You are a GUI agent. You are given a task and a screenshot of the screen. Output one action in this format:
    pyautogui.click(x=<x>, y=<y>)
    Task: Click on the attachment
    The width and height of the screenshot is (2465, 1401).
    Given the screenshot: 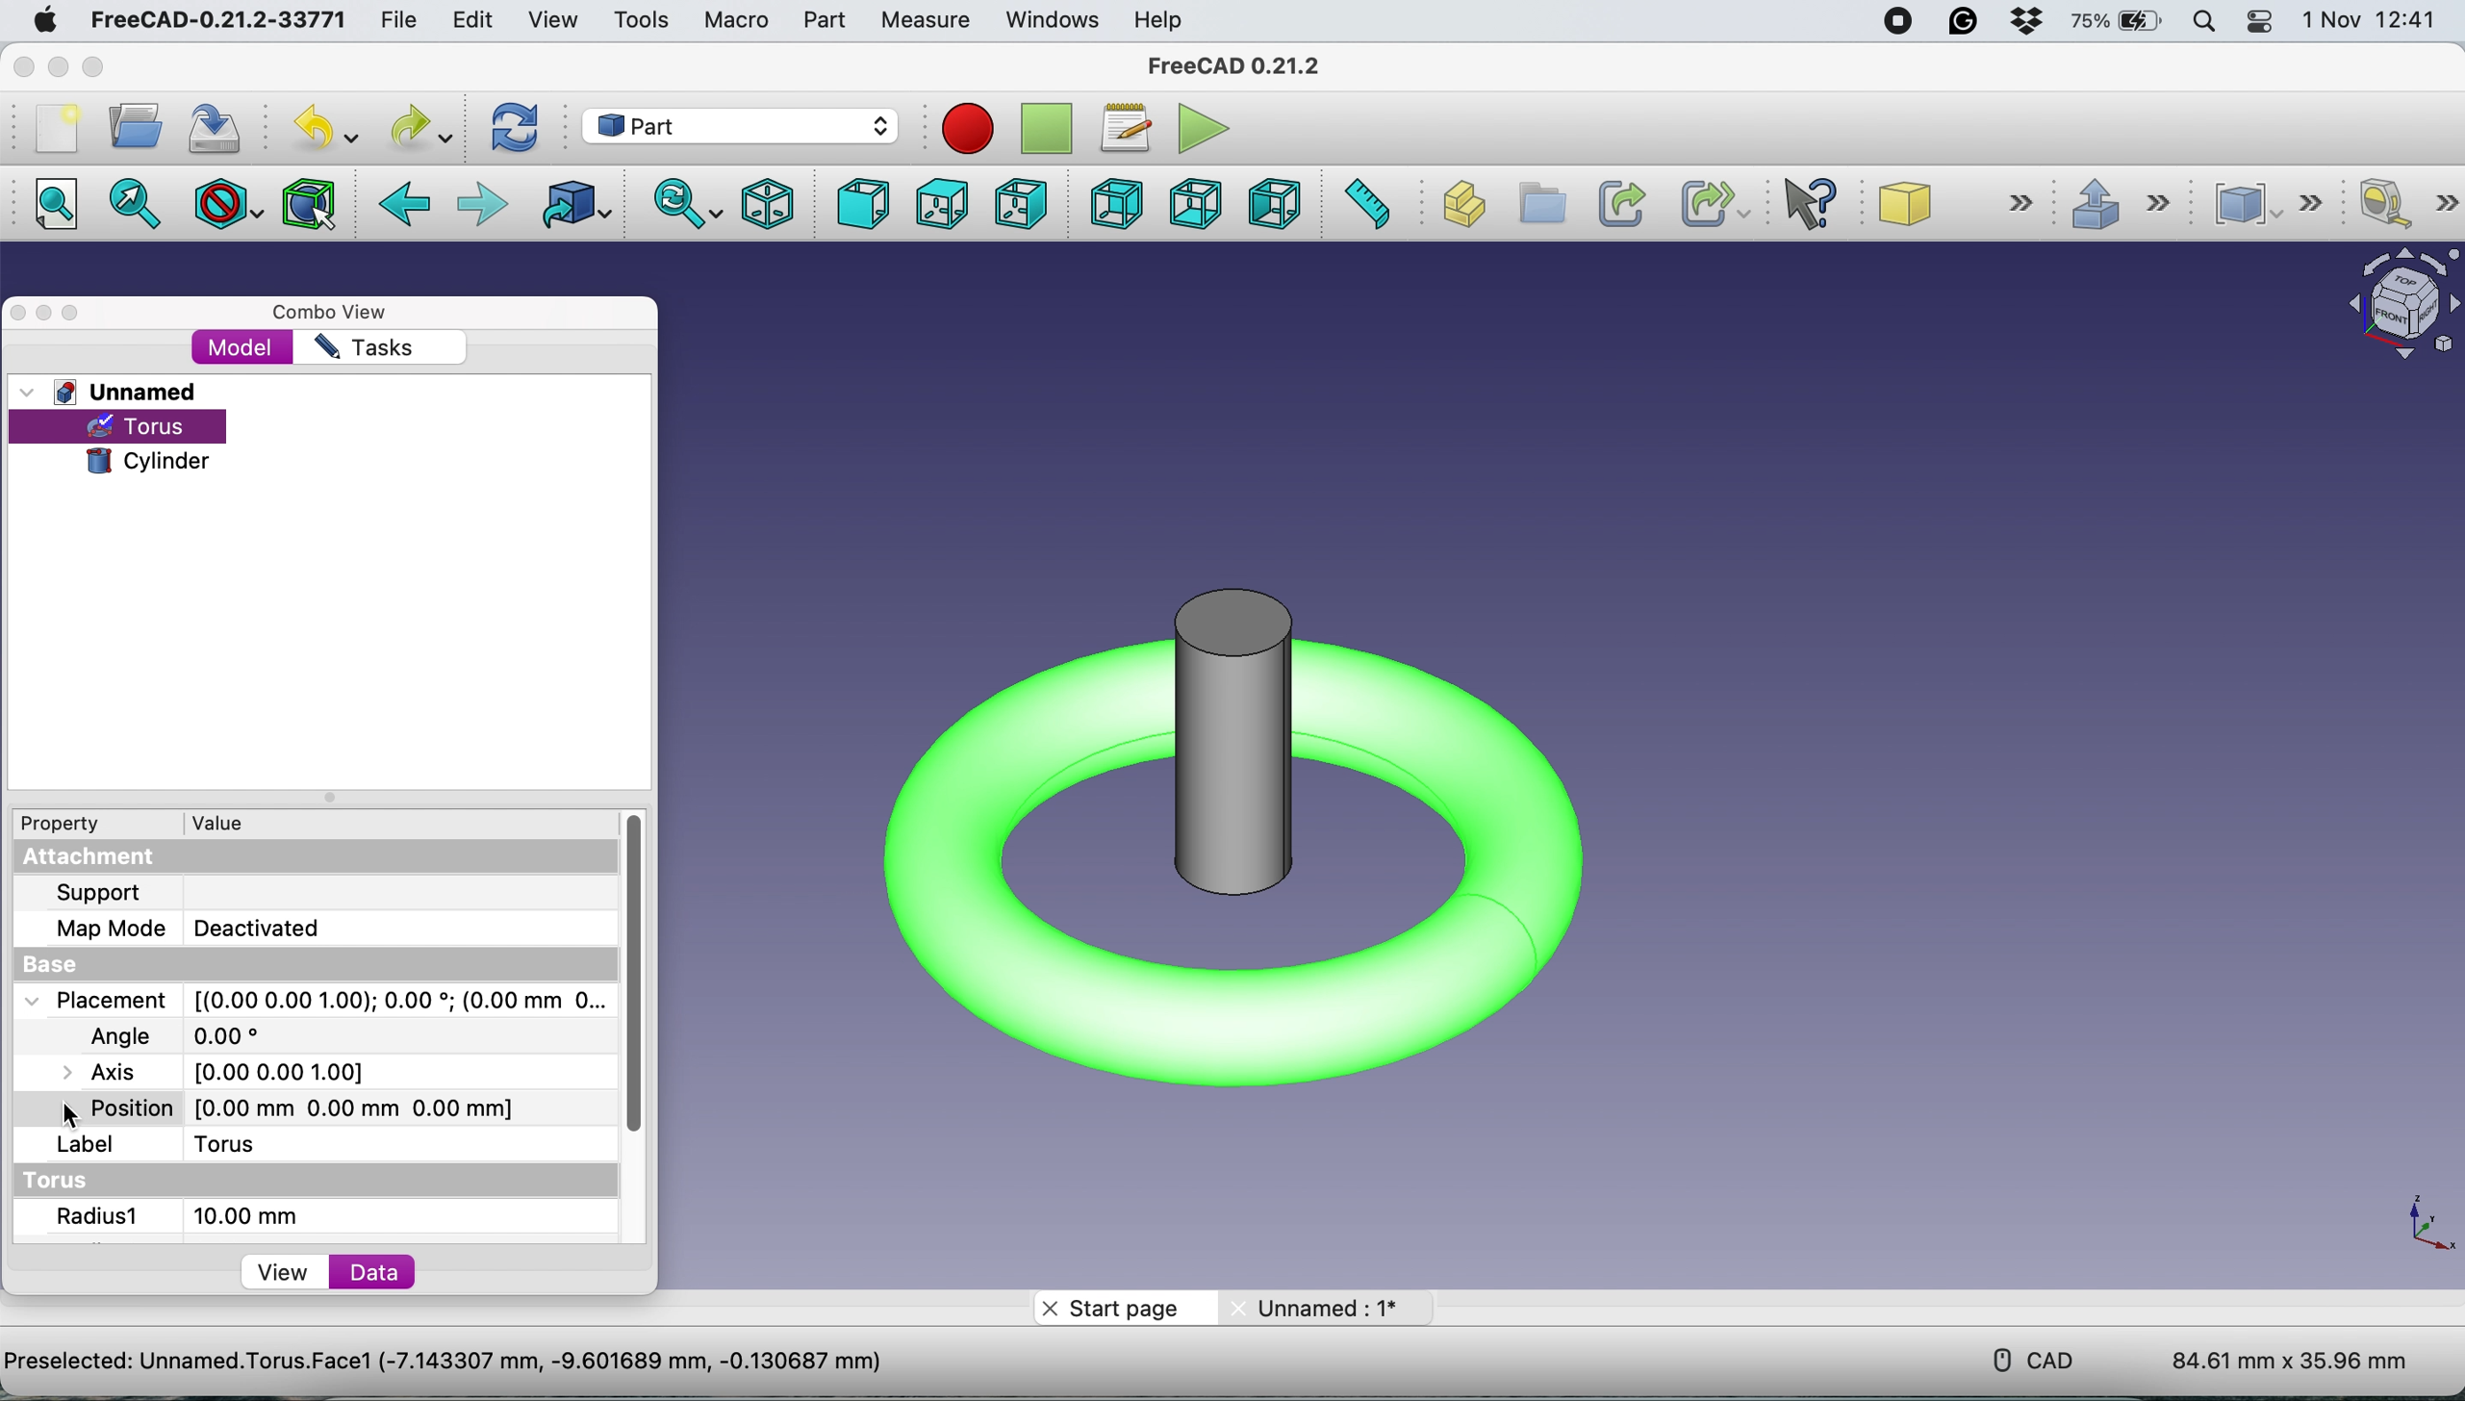 What is the action you would take?
    pyautogui.click(x=89, y=859)
    